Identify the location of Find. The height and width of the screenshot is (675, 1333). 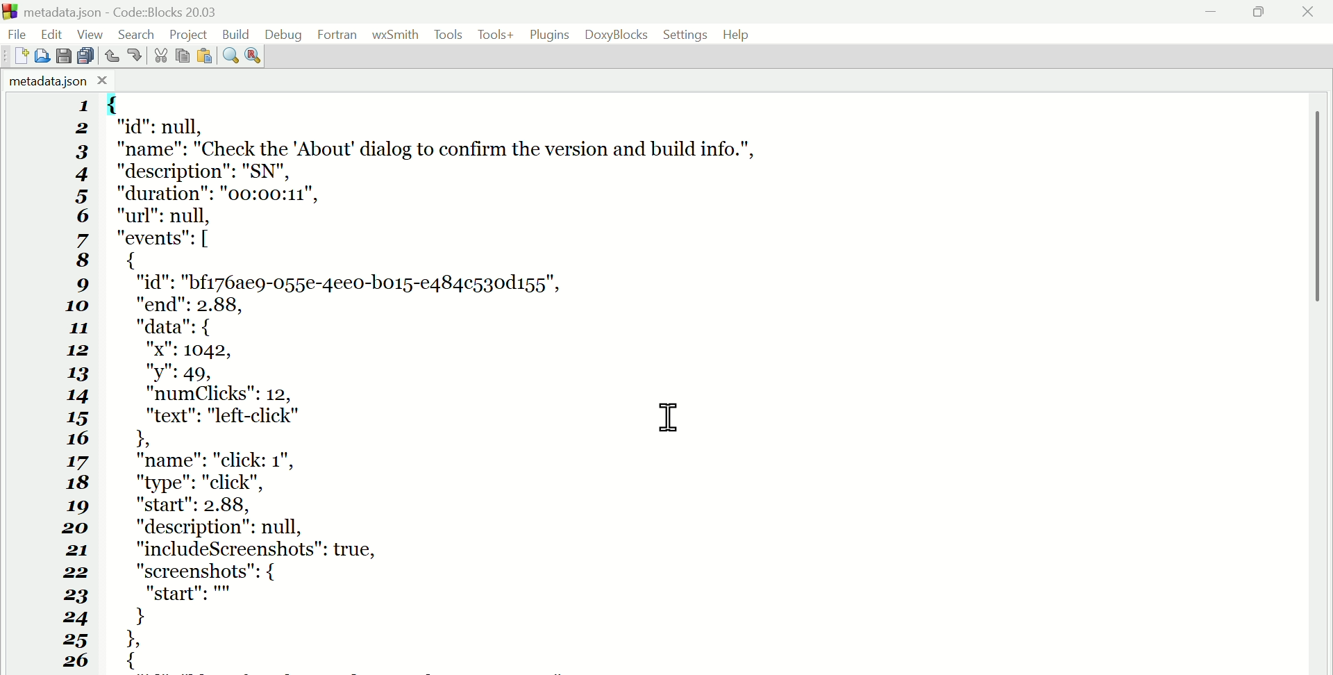
(230, 58).